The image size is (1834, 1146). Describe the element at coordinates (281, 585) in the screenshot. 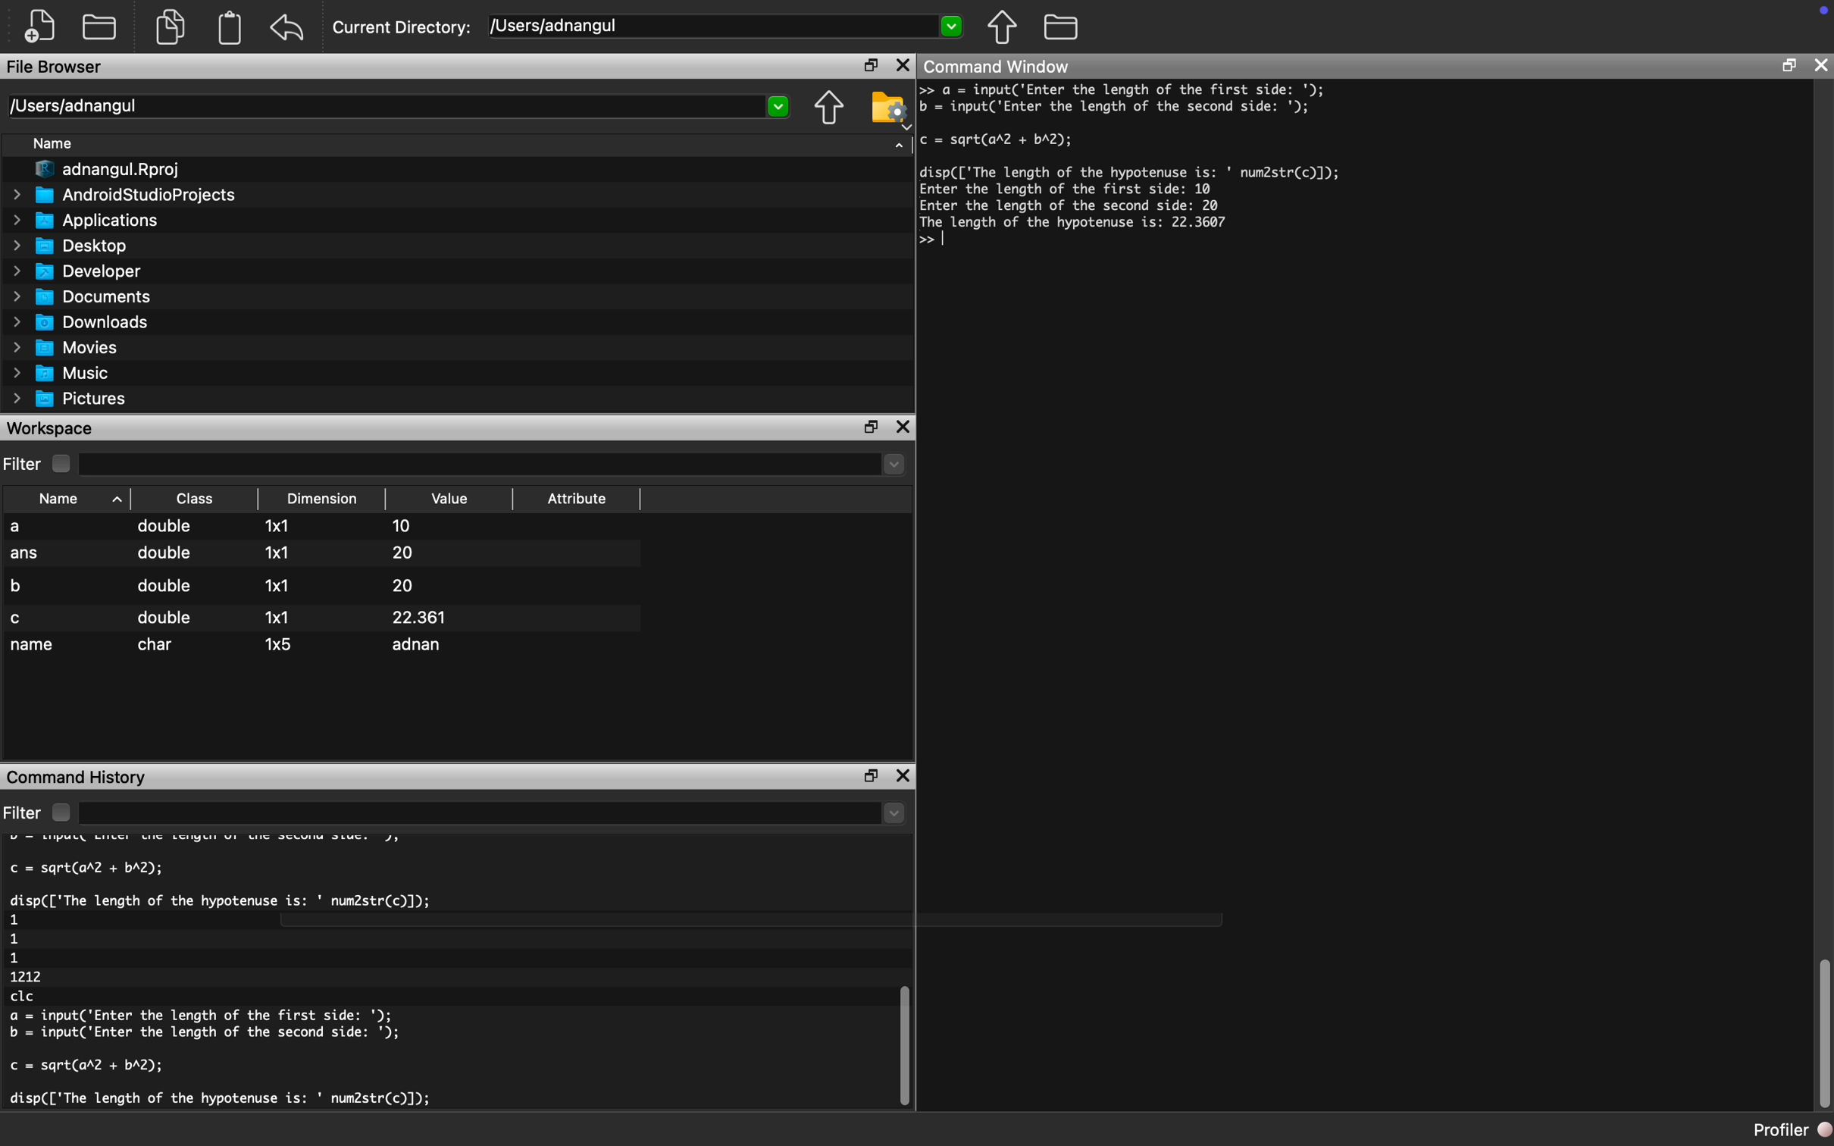

I see `1x1` at that location.